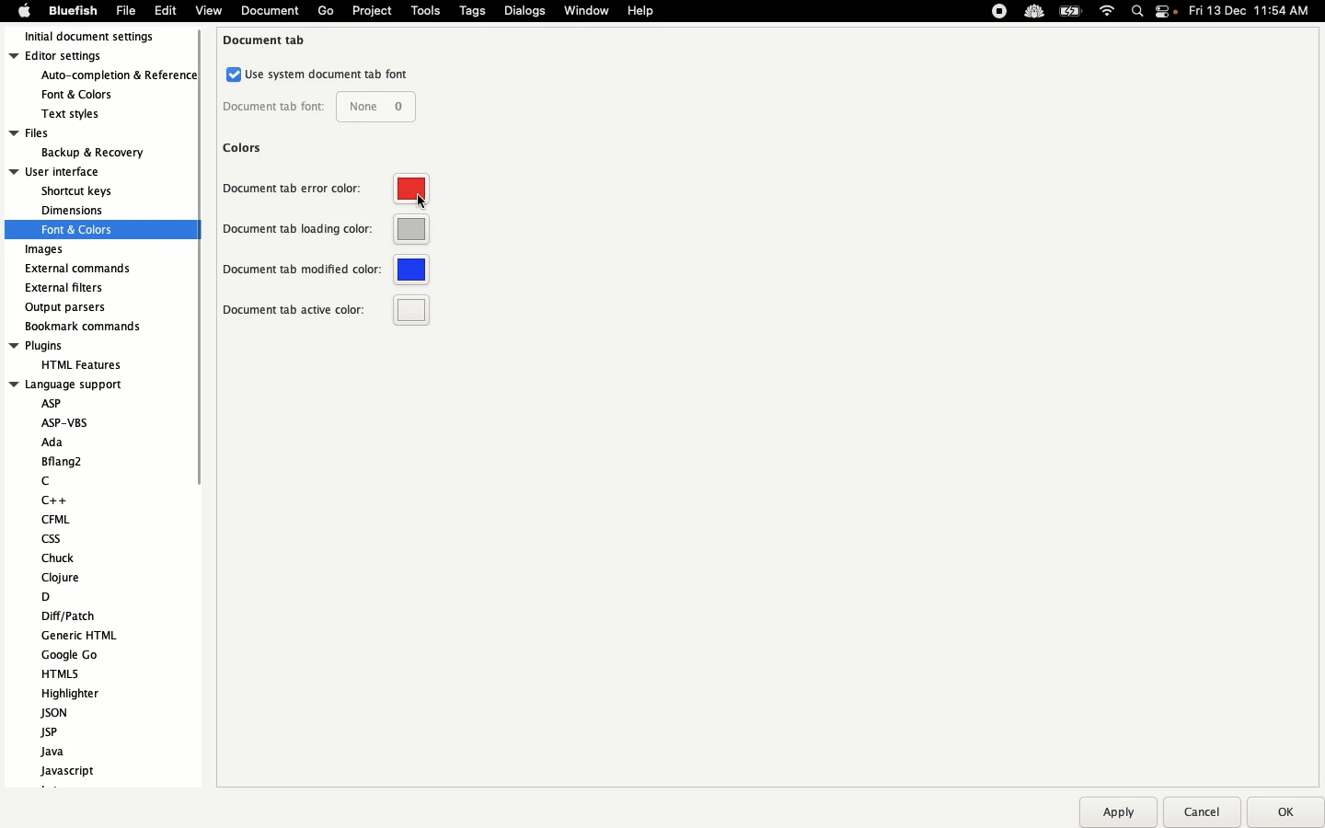 The height and width of the screenshot is (828, 1325). I want to click on shortcut keys, so click(78, 192).